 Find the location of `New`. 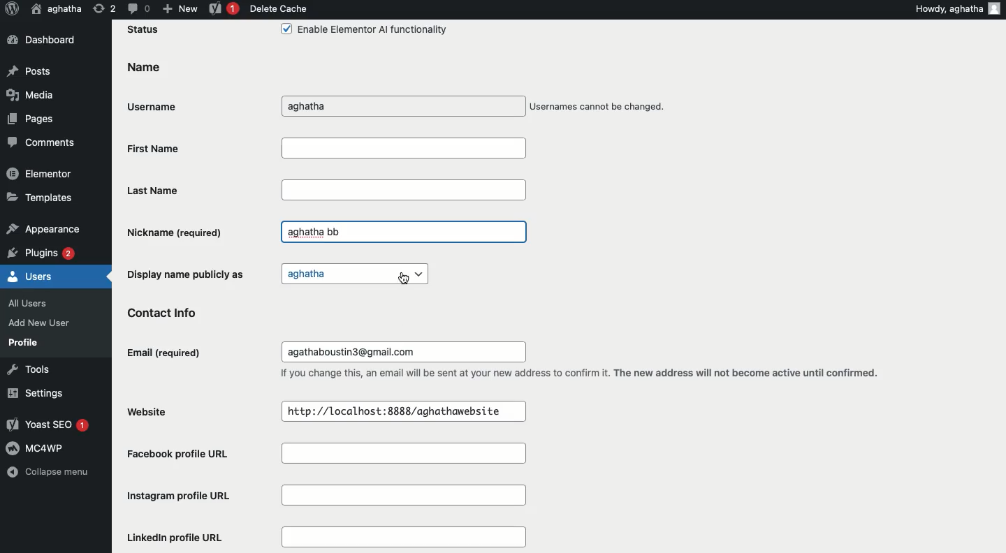

New is located at coordinates (180, 8).